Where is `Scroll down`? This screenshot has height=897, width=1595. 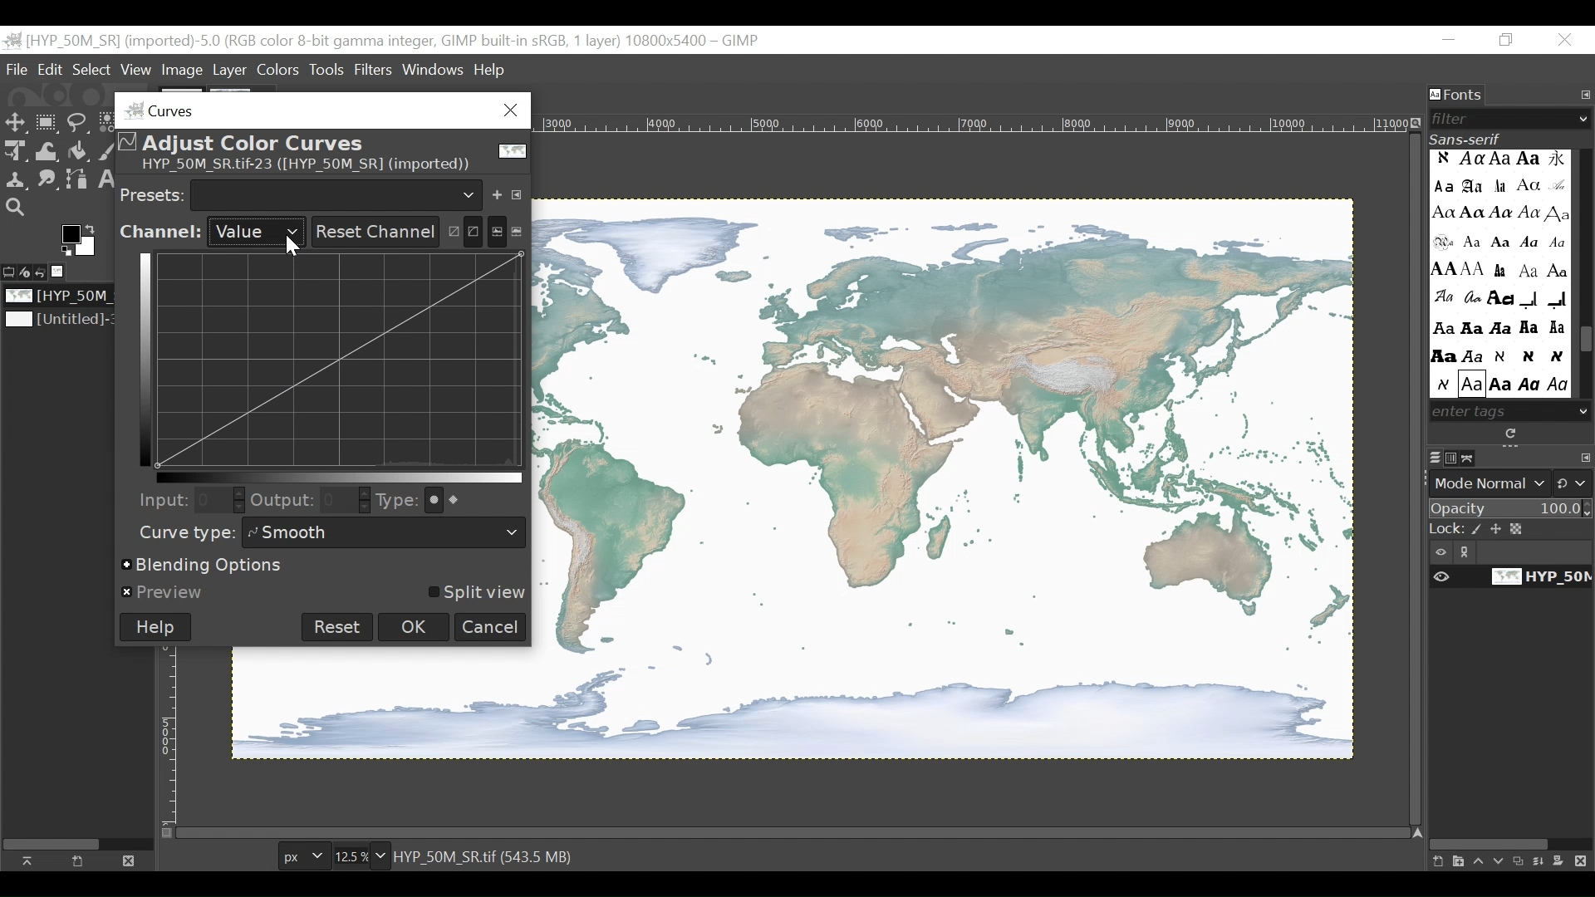
Scroll down is located at coordinates (1584, 410).